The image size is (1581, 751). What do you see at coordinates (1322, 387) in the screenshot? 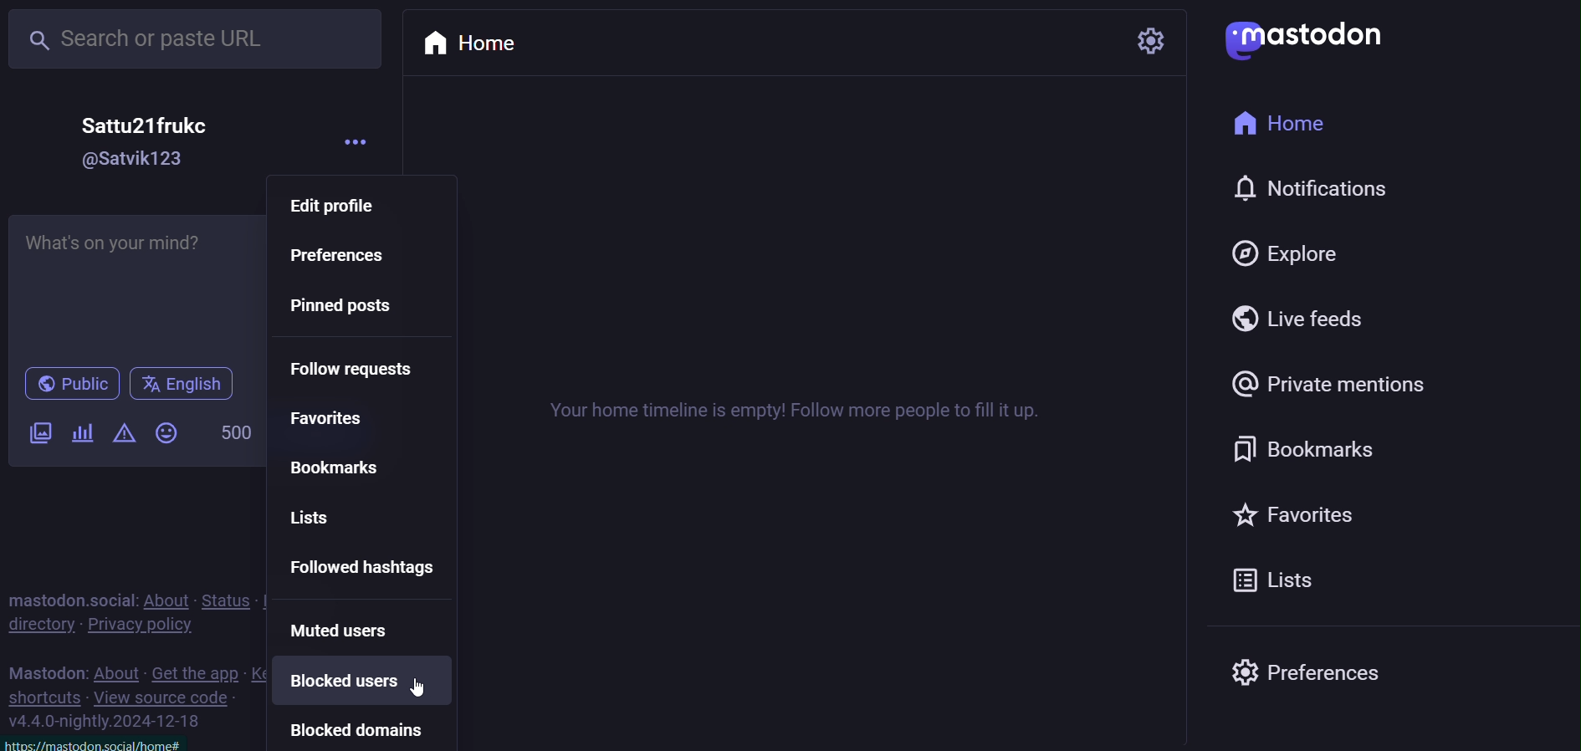
I see `private mention` at bounding box center [1322, 387].